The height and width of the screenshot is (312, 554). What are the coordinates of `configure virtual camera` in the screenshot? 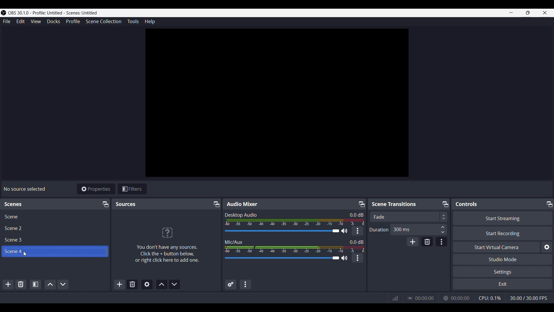 It's located at (546, 247).